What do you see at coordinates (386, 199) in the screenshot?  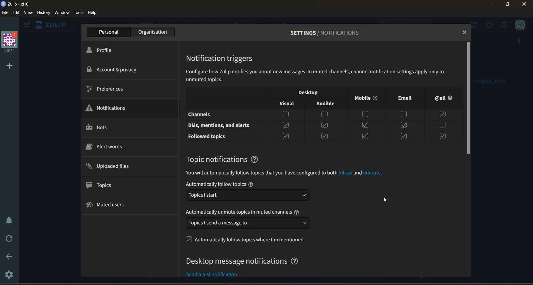 I see `Mouse Cursor` at bounding box center [386, 199].